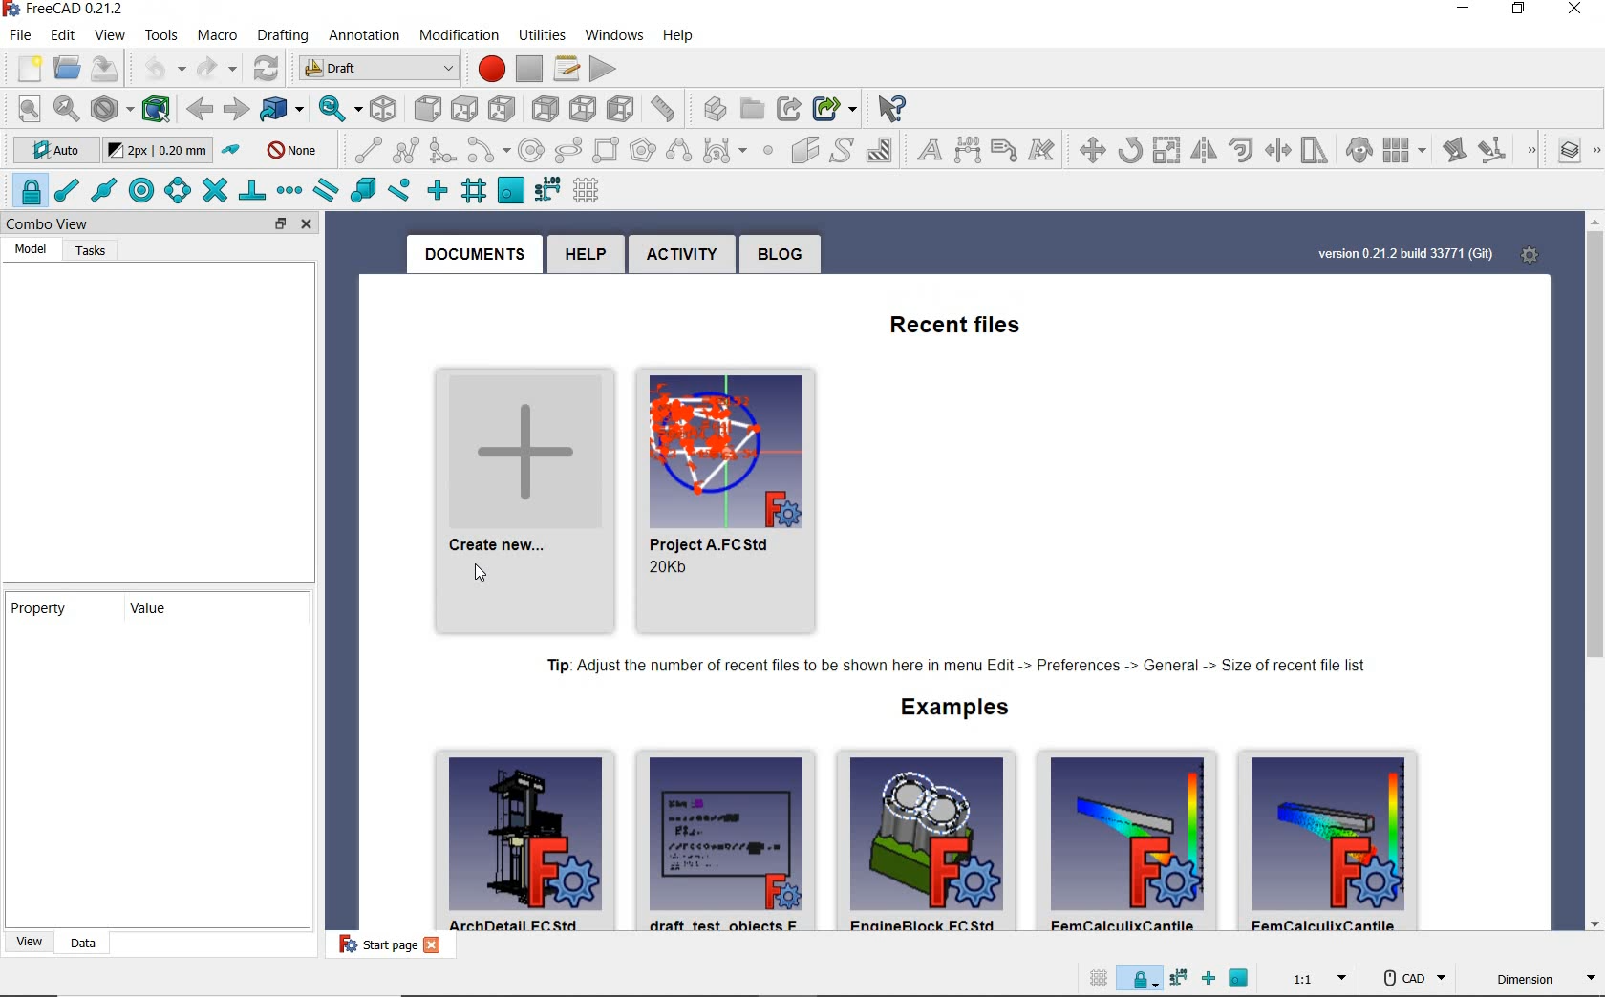 The height and width of the screenshot is (997, 1605). I want to click on hatch, so click(878, 150).